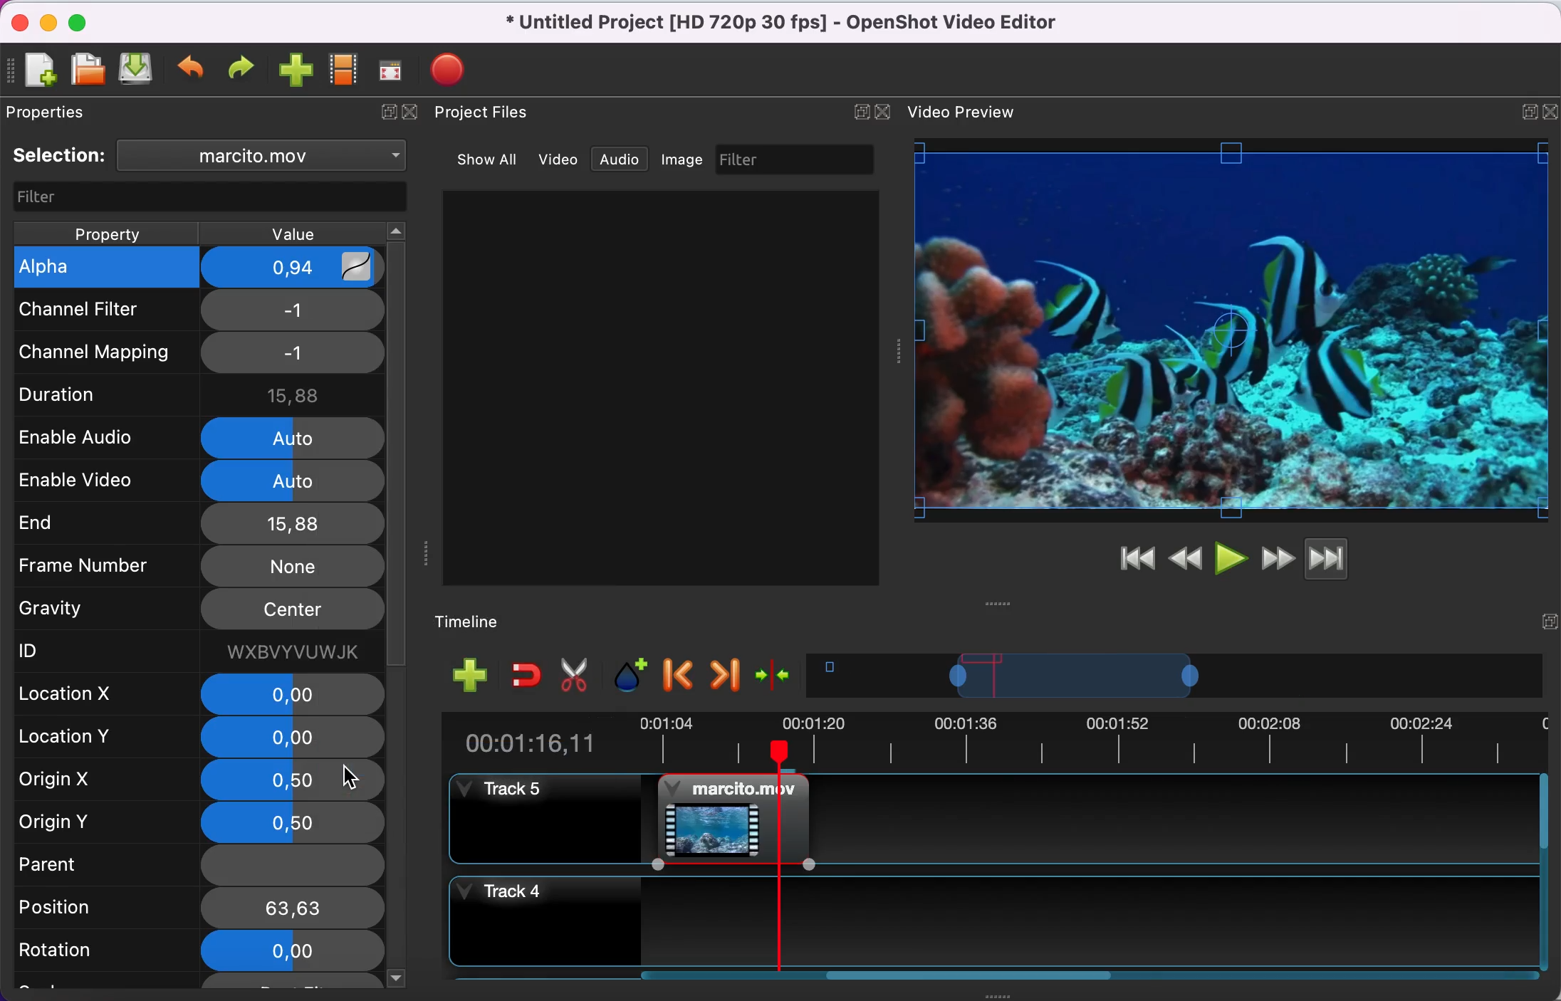 Image resolution: width=1561 pixels, height=1001 pixels. What do you see at coordinates (90, 310) in the screenshot?
I see `Channel Filter` at bounding box center [90, 310].